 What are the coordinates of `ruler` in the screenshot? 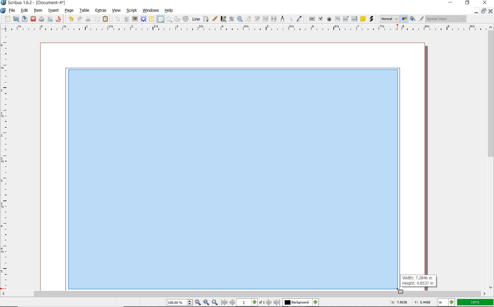 It's located at (248, 28).